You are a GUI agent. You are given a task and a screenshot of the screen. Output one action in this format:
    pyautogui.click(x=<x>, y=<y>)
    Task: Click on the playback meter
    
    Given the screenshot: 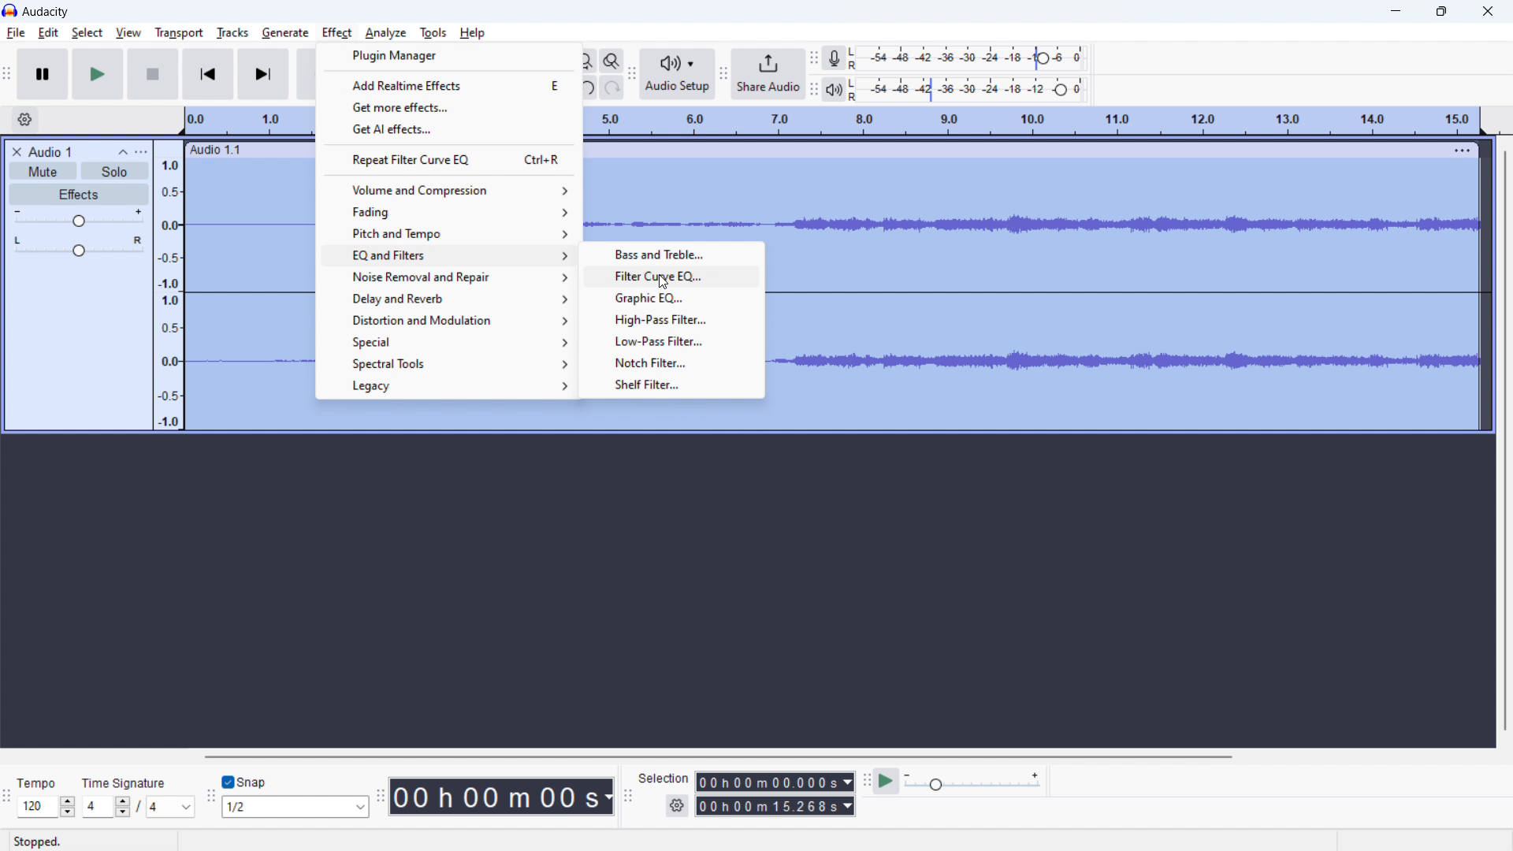 What is the action you would take?
    pyautogui.click(x=838, y=88)
    